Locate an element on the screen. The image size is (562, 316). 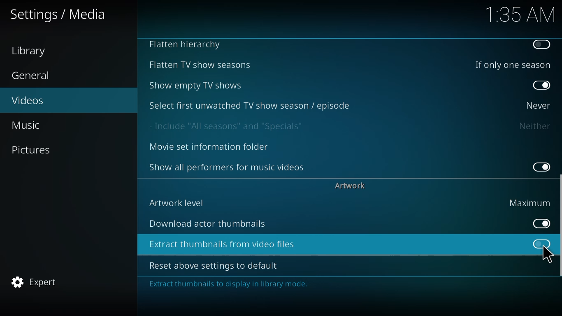
enable is located at coordinates (541, 44).